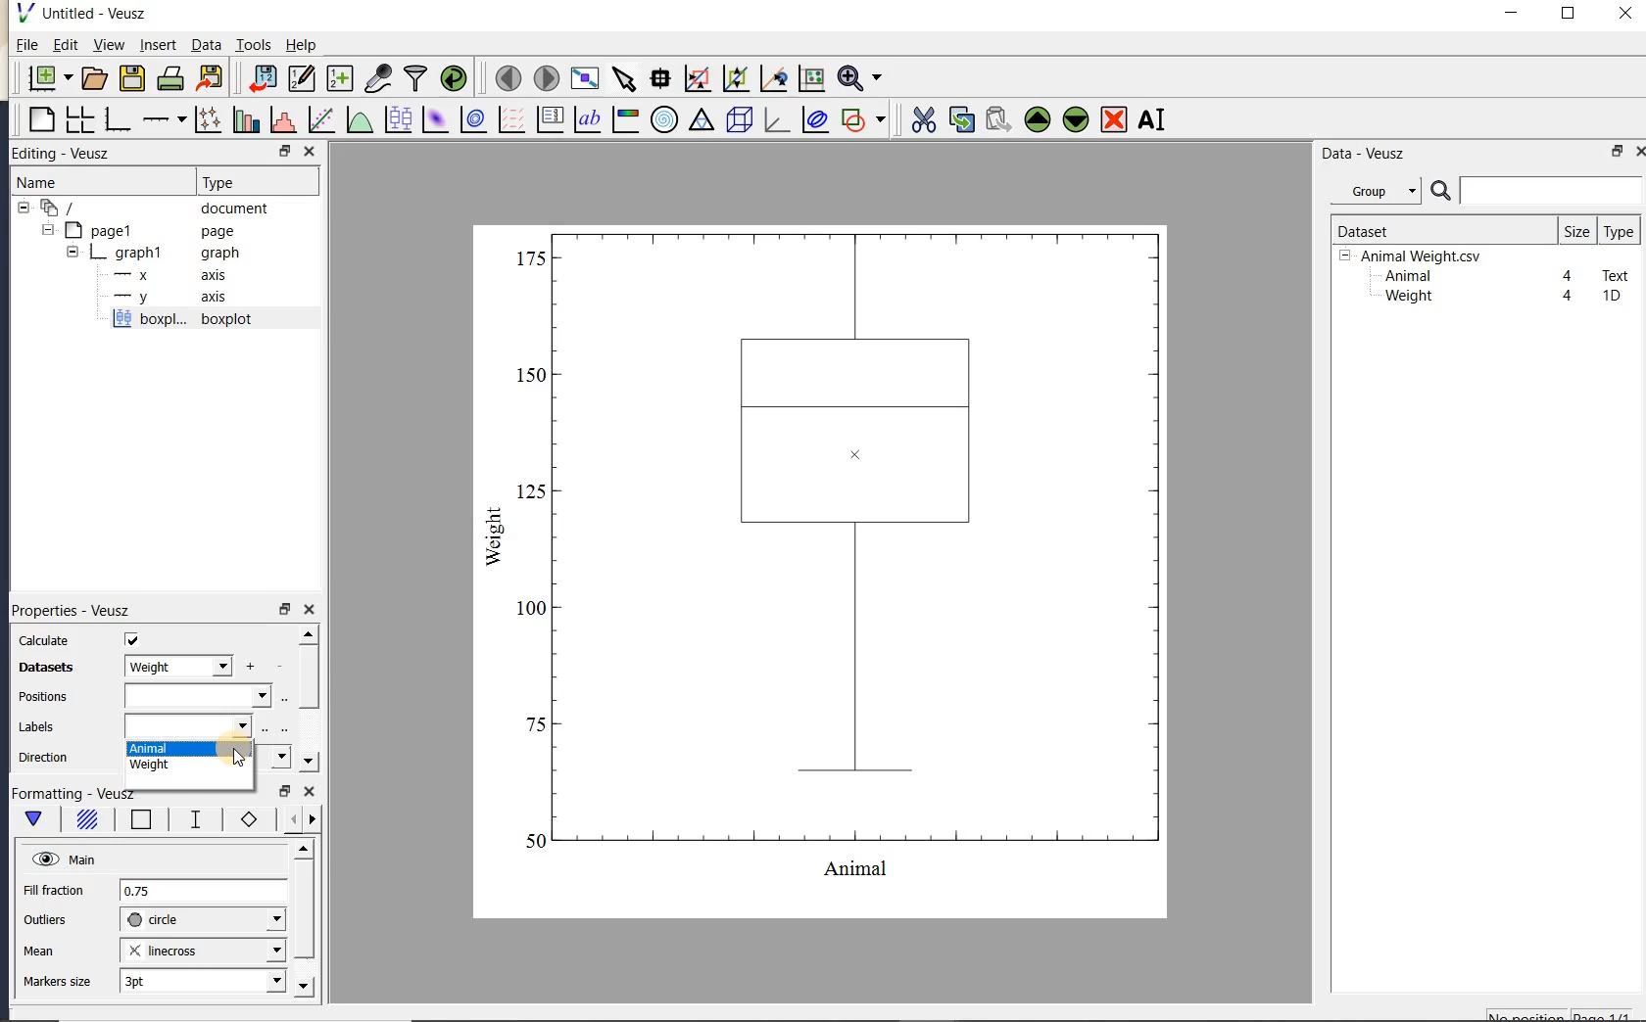  I want to click on close, so click(310, 611).